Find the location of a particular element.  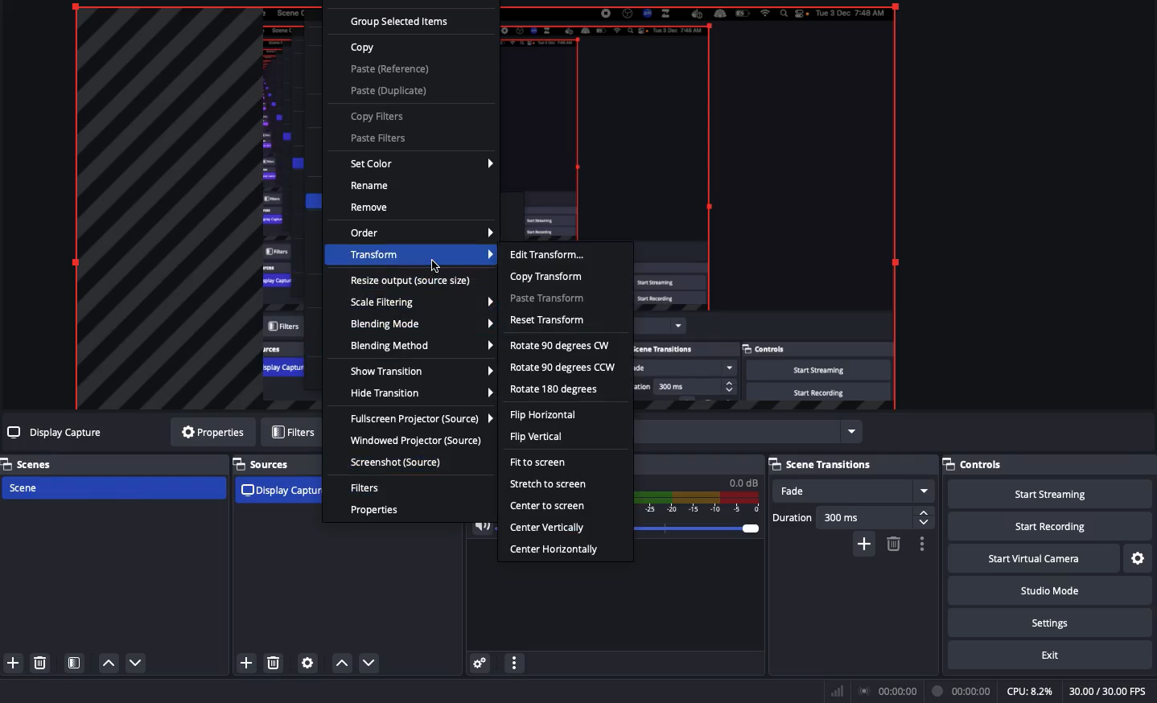

Flip horizontal  is located at coordinates (545, 415).